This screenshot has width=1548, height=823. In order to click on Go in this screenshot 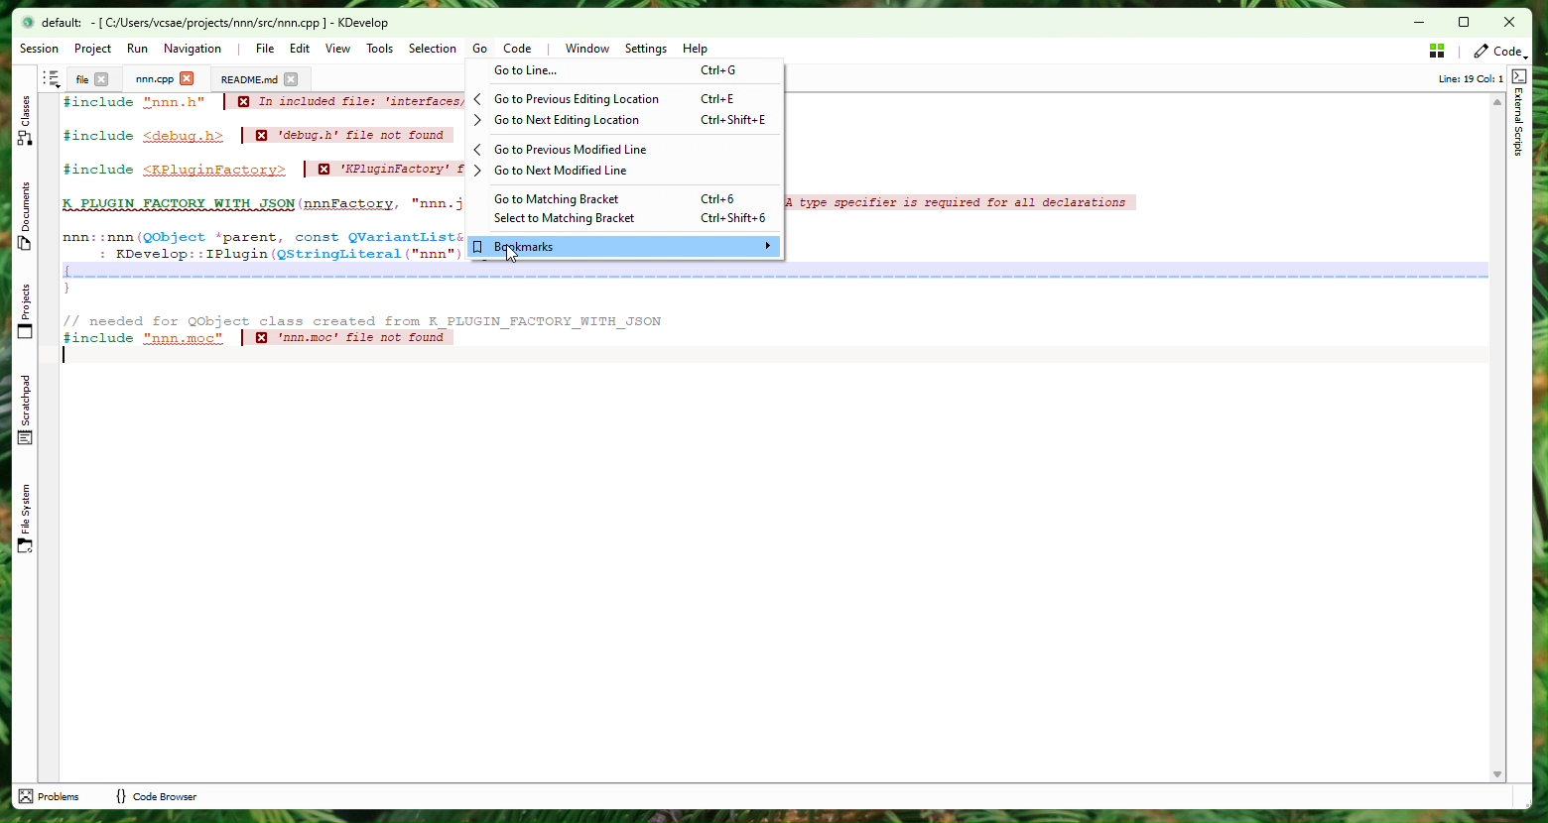, I will do `click(480, 49)`.